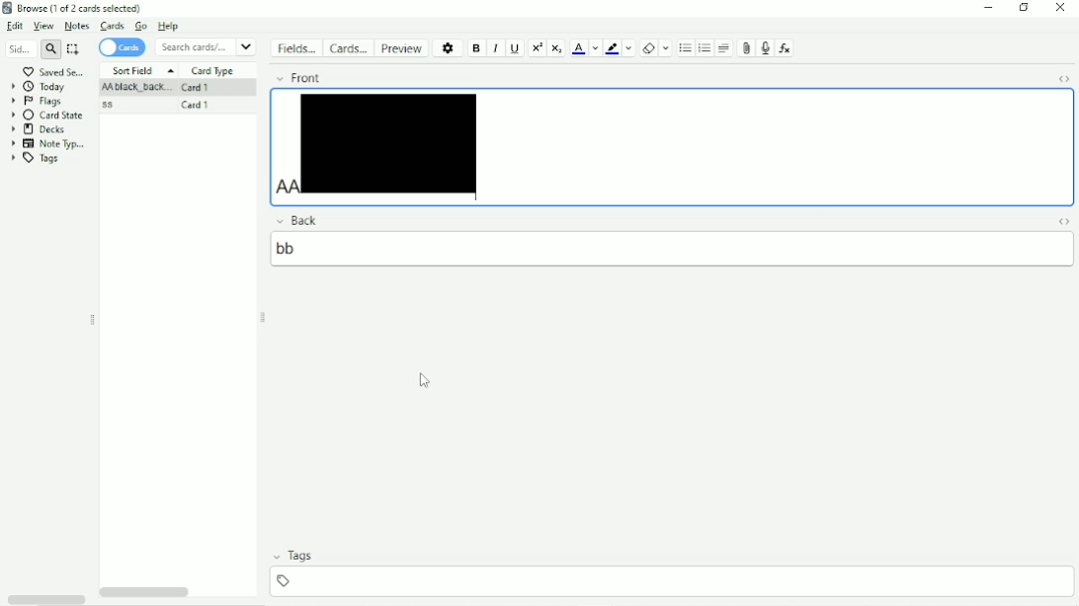 Image resolution: width=1079 pixels, height=606 pixels. What do you see at coordinates (108, 107) in the screenshot?
I see `ss` at bounding box center [108, 107].